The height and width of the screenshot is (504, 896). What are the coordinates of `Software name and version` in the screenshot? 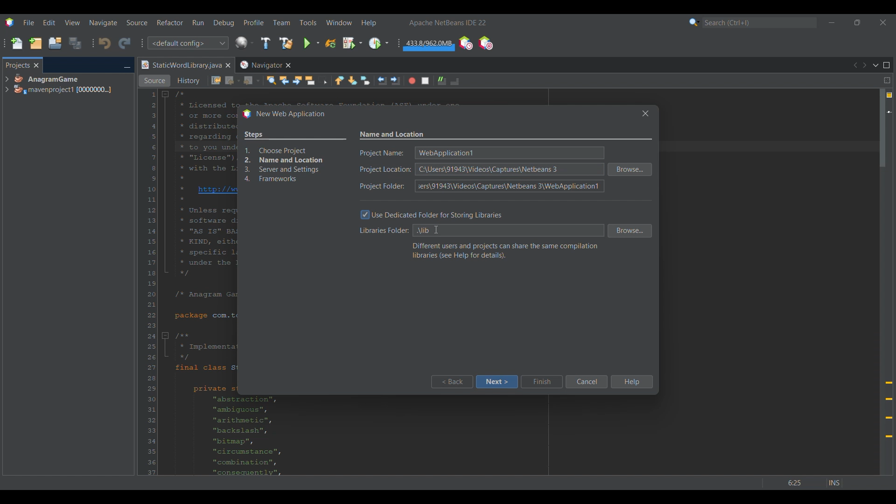 It's located at (448, 22).